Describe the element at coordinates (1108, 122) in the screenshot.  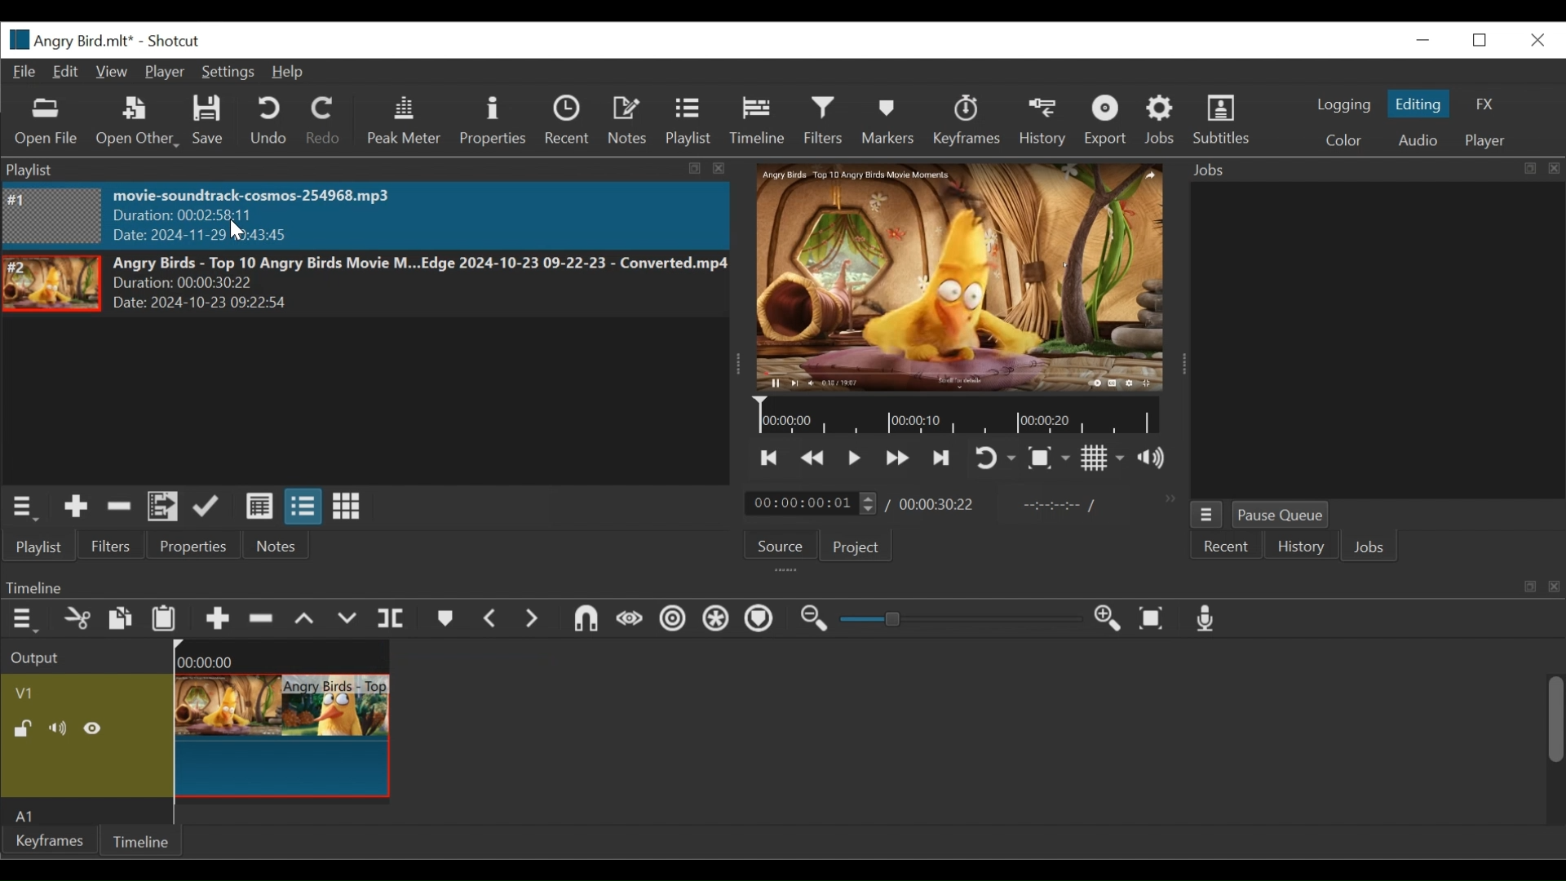
I see `Exort` at that location.